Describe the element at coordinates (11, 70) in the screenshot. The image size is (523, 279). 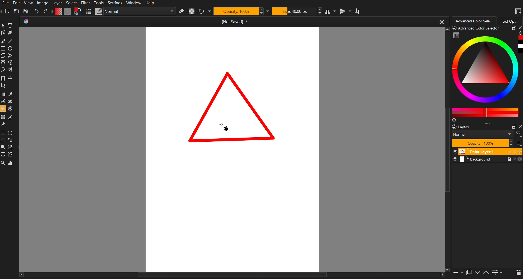
I see `multibrush tool` at that location.